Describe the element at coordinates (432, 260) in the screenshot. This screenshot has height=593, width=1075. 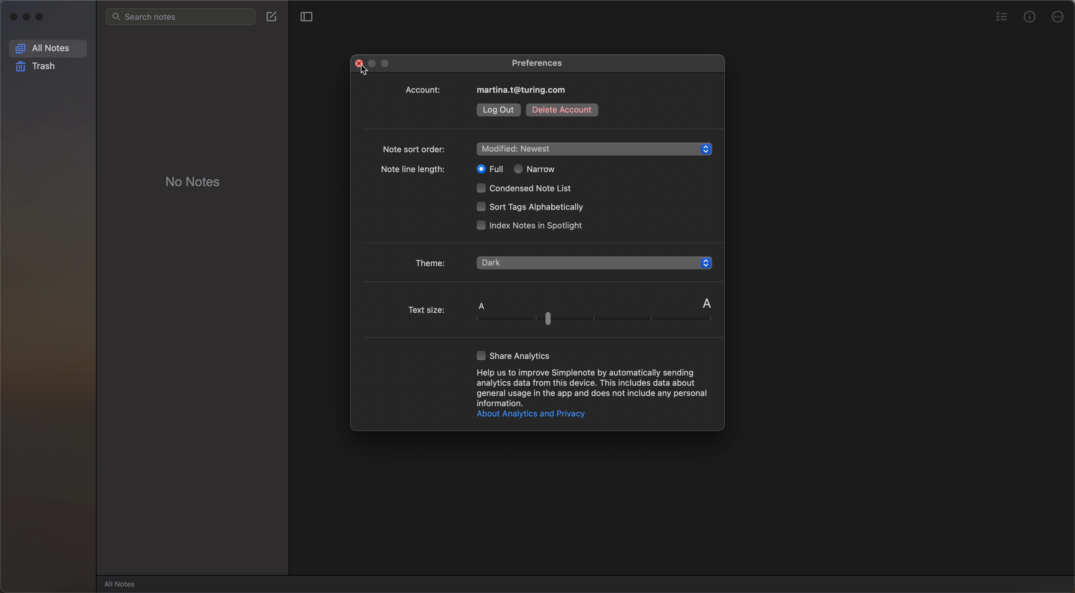
I see `theme` at that location.